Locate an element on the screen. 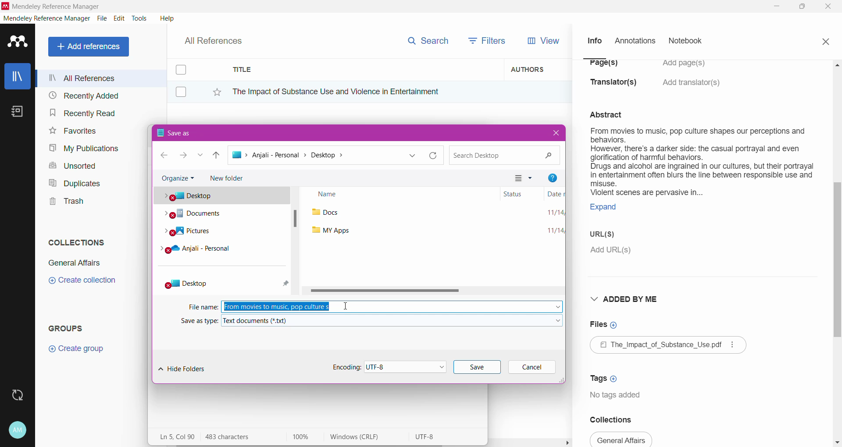 The image size is (842, 447). Windows (Carriage Return, Line Feed) is located at coordinates (360, 437).